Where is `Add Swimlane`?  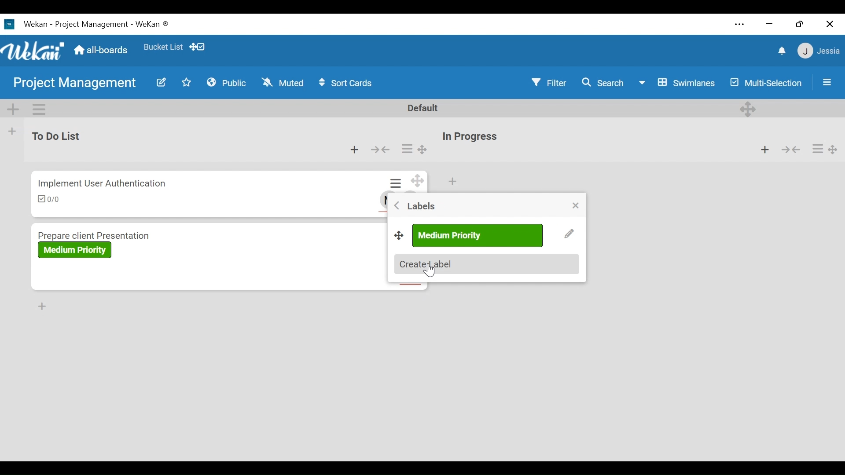
Add Swimlane is located at coordinates (13, 108).